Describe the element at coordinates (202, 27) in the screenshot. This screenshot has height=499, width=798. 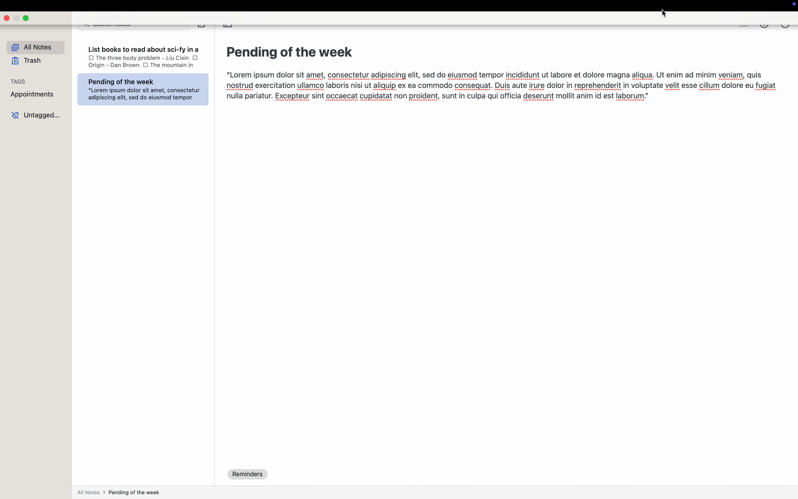
I see `create note` at that location.